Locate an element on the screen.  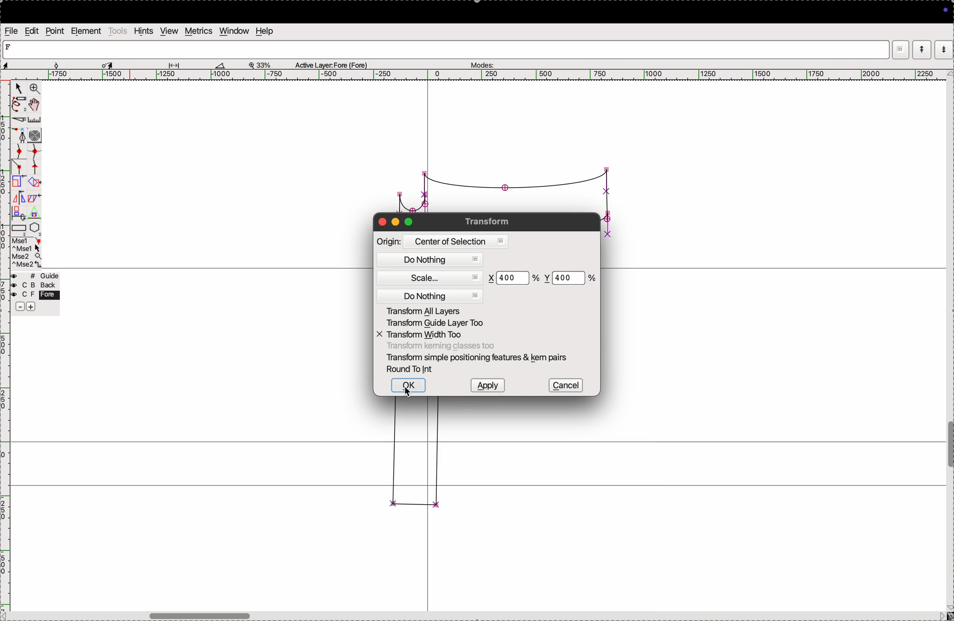
apply is located at coordinates (487, 385).